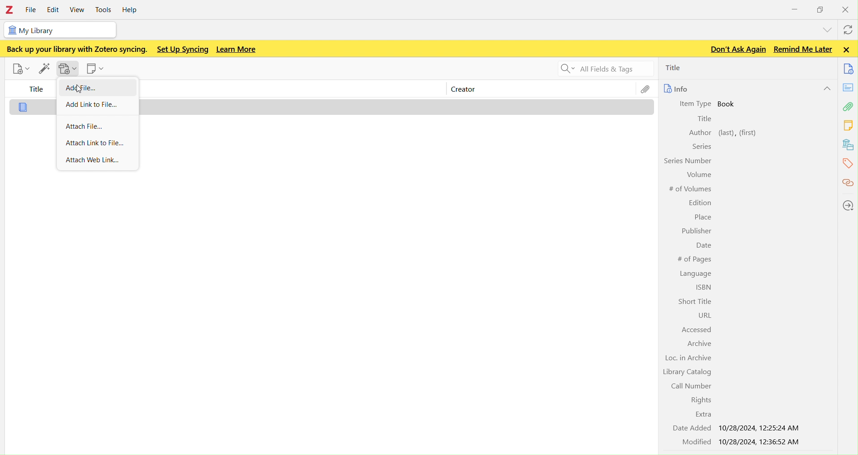  What do you see at coordinates (694, 259) in the screenshot?
I see `# of Pages` at bounding box center [694, 259].